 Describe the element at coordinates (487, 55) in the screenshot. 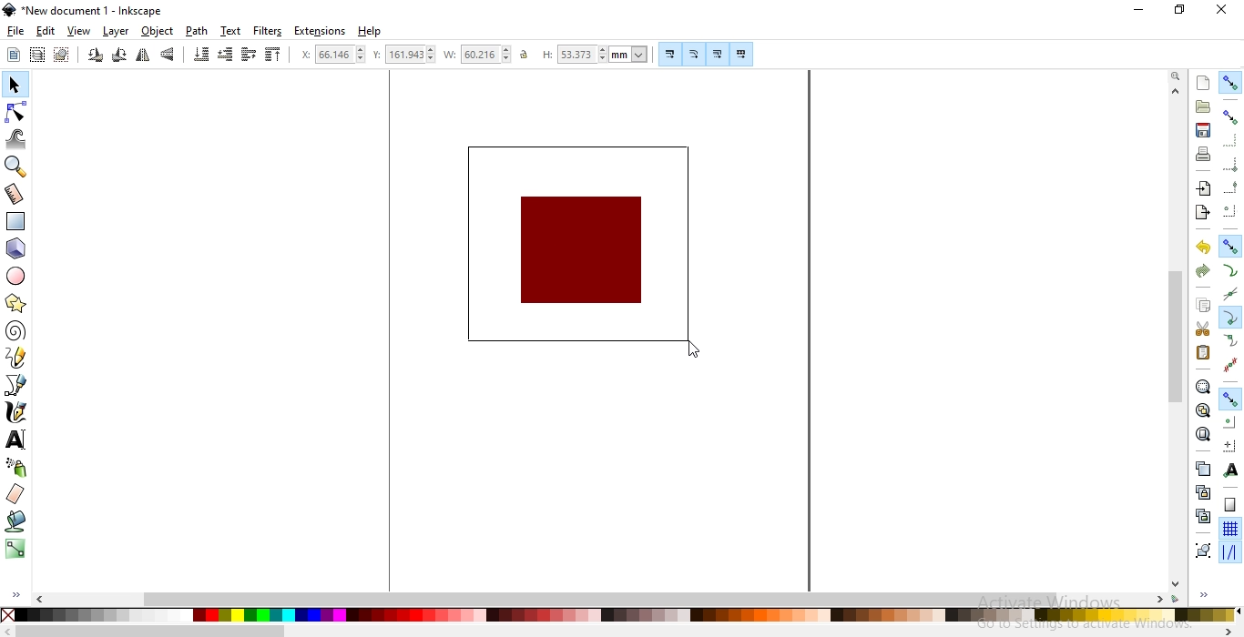

I see `60.216` at that location.